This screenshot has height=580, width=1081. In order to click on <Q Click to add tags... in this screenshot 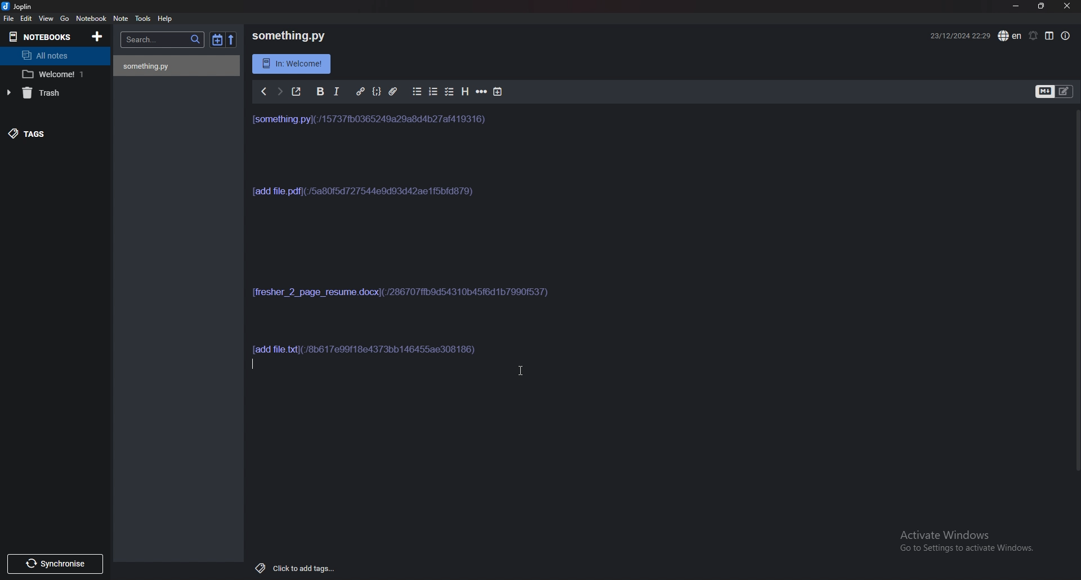, I will do `click(292, 566)`.